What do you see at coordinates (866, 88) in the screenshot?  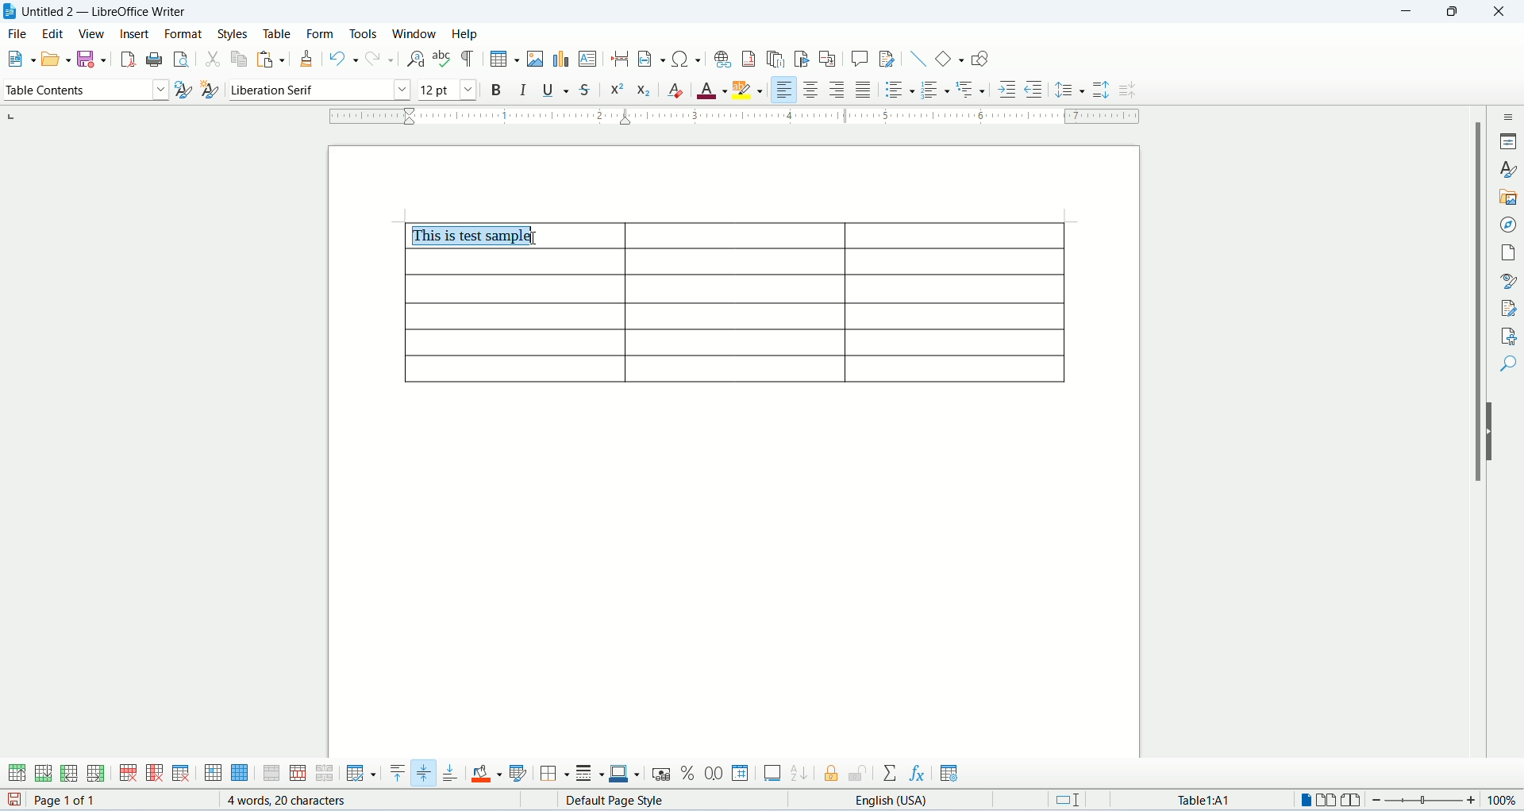 I see `justified` at bounding box center [866, 88].